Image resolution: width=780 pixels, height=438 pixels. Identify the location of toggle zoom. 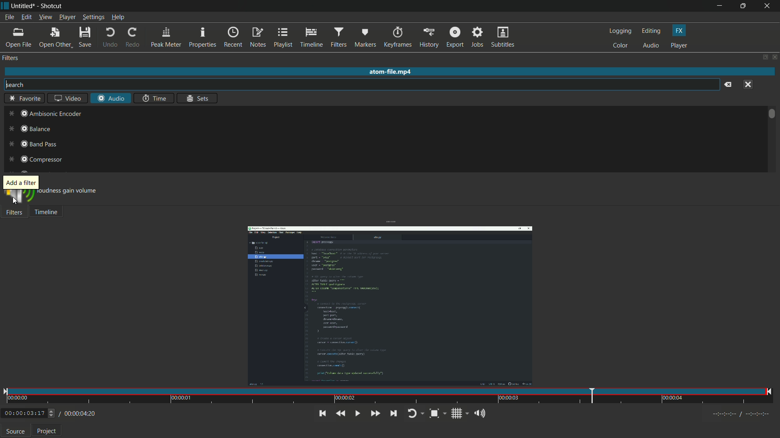
(438, 414).